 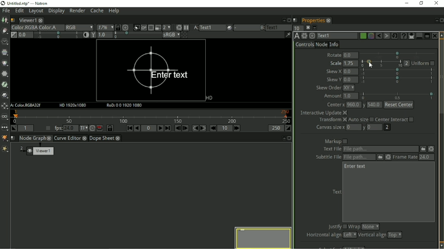 What do you see at coordinates (442, 20) in the screenshot?
I see `Close` at bounding box center [442, 20].